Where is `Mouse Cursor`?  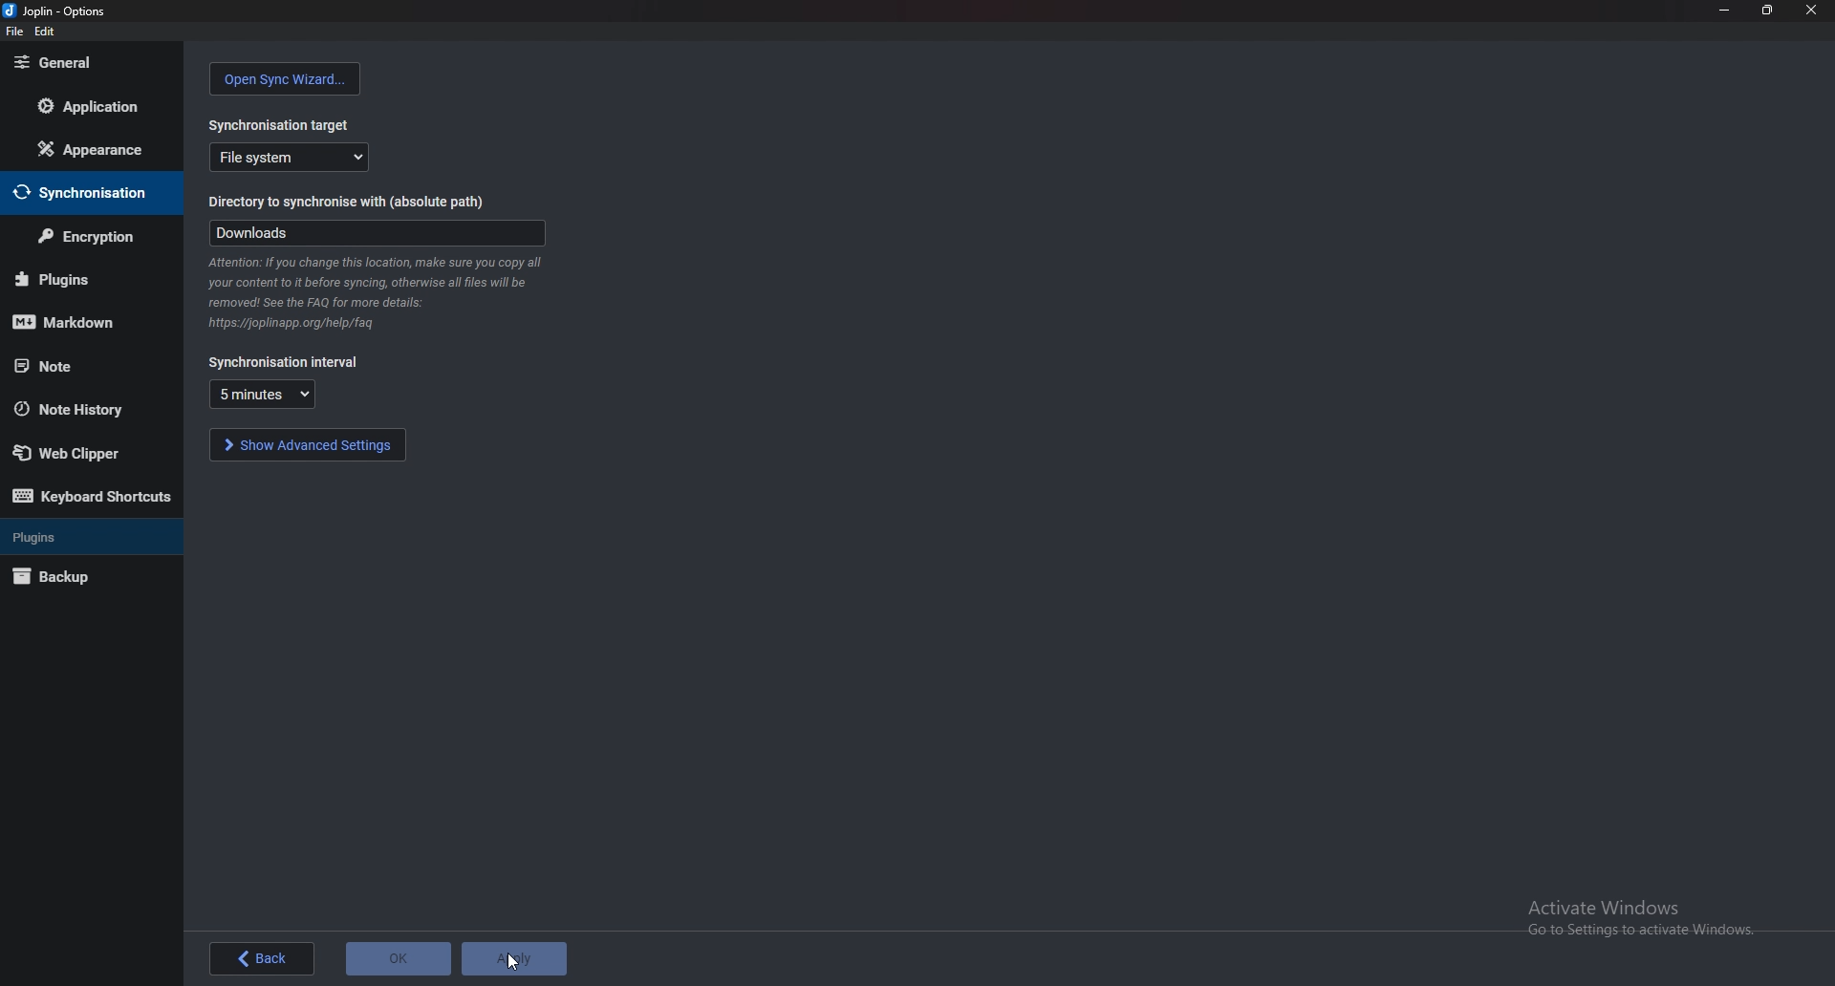
Mouse Cursor is located at coordinates (516, 958).